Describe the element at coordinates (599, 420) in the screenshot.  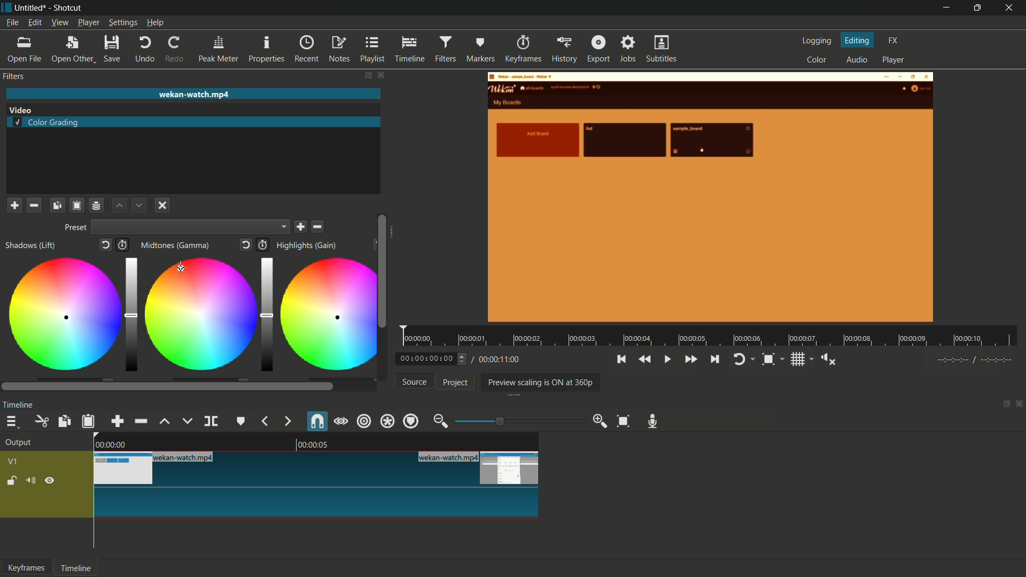
I see `zoom in` at that location.